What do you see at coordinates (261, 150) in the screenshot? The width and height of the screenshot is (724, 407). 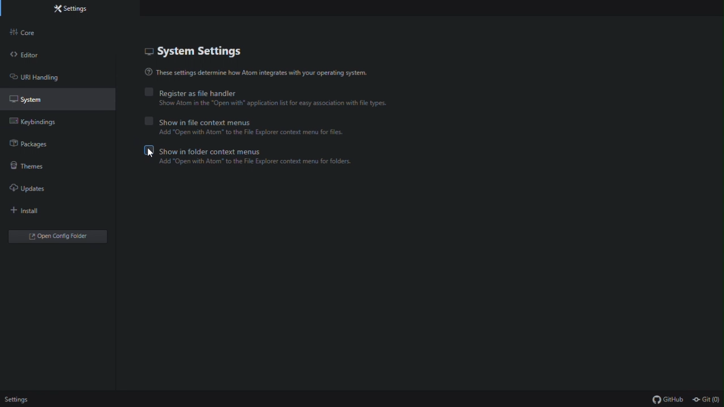 I see `Show in folder context menu` at bounding box center [261, 150].